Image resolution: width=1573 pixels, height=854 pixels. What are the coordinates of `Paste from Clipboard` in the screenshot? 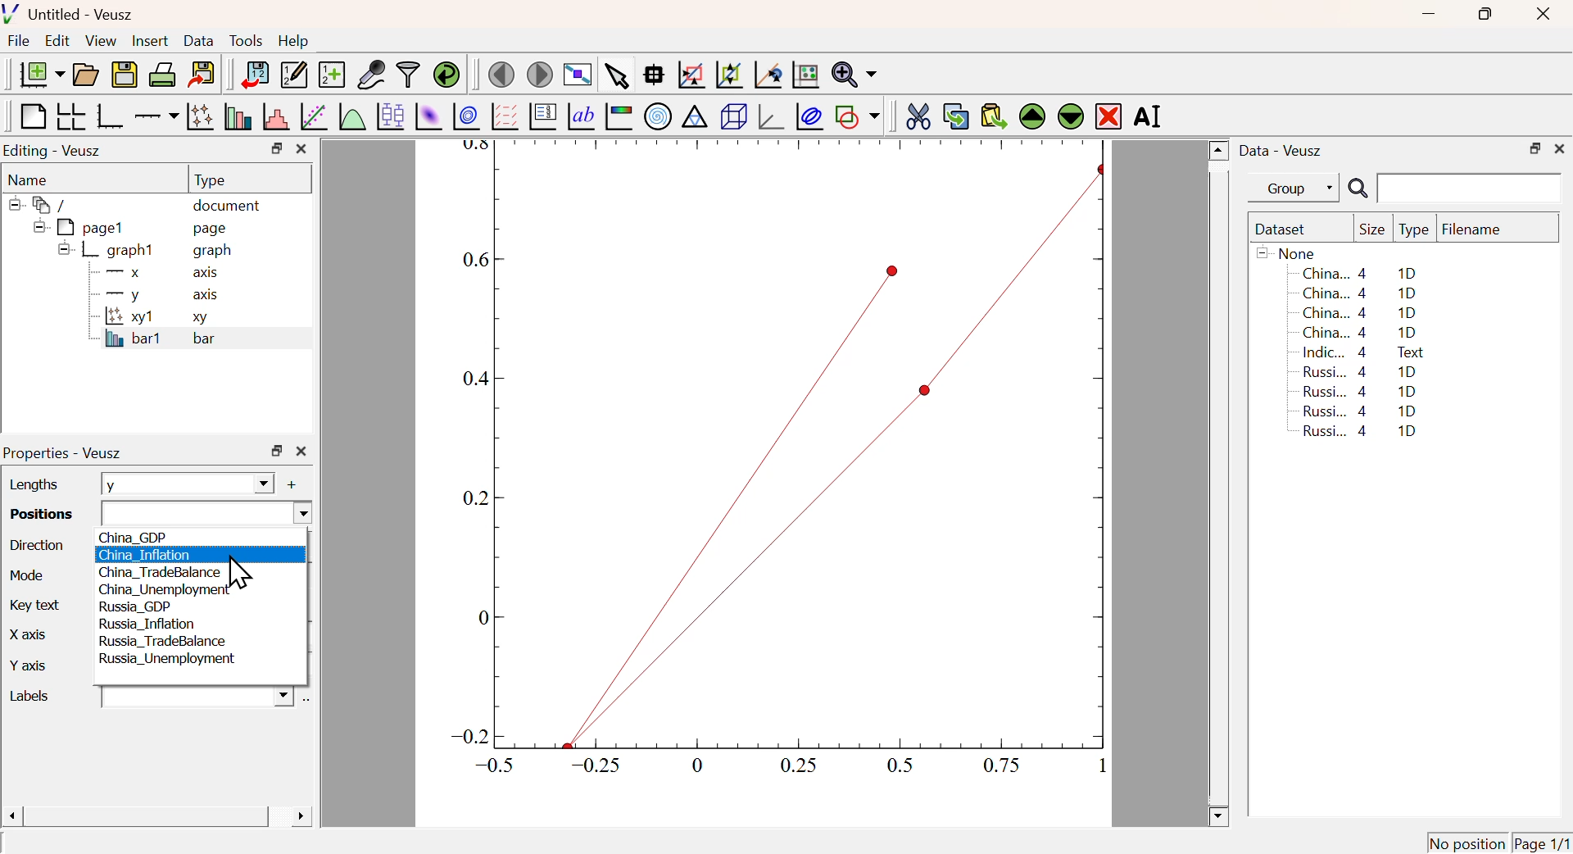 It's located at (994, 116).